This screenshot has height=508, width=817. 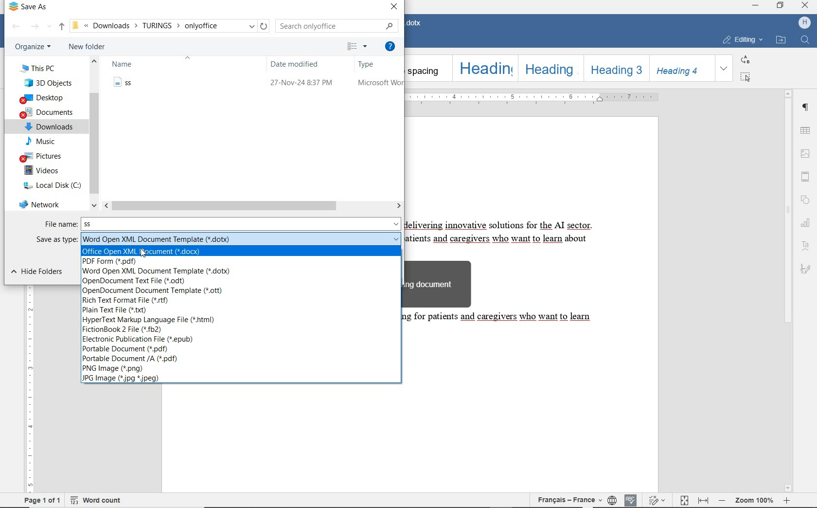 I want to click on pdf, so click(x=135, y=359).